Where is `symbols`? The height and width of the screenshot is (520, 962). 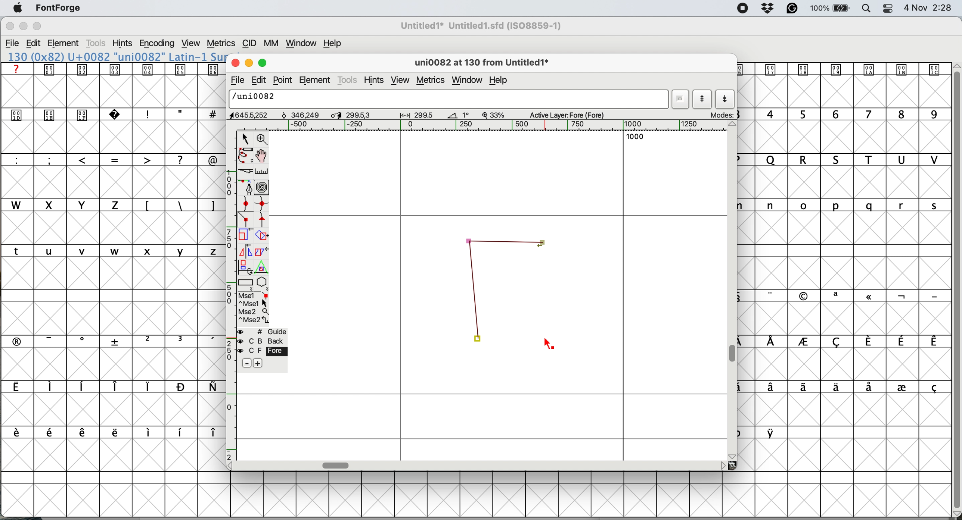
symbols is located at coordinates (853, 296).